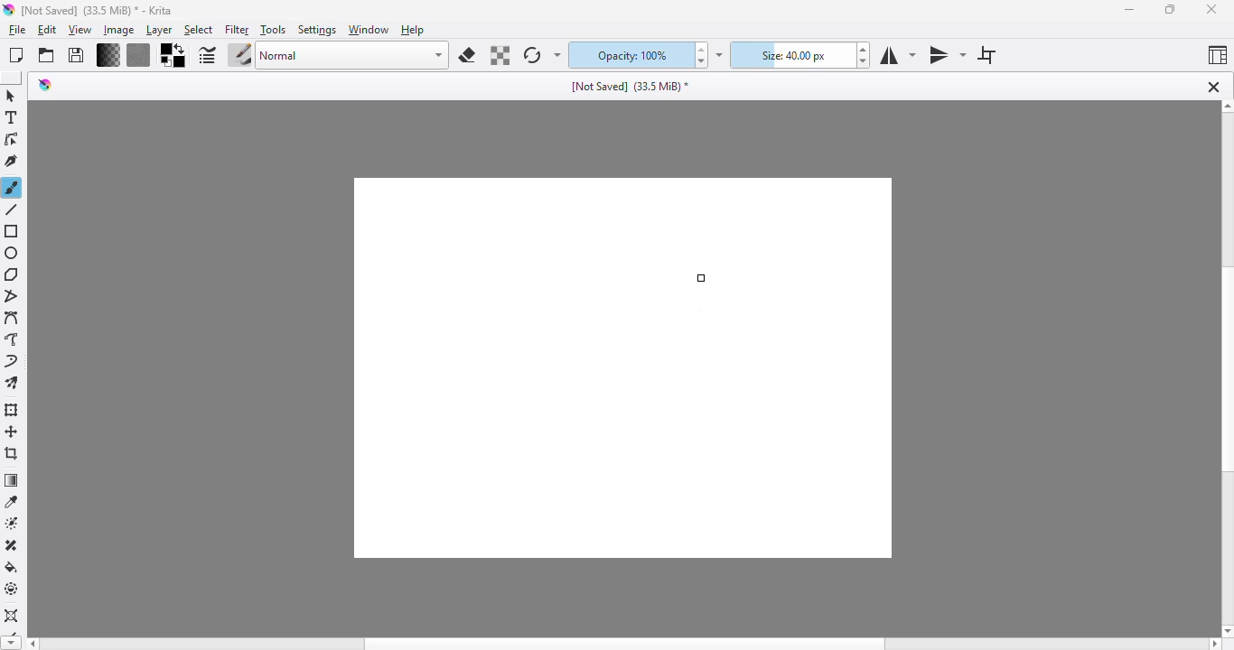  Describe the element at coordinates (1226, 628) in the screenshot. I see `Scroll Down` at that location.